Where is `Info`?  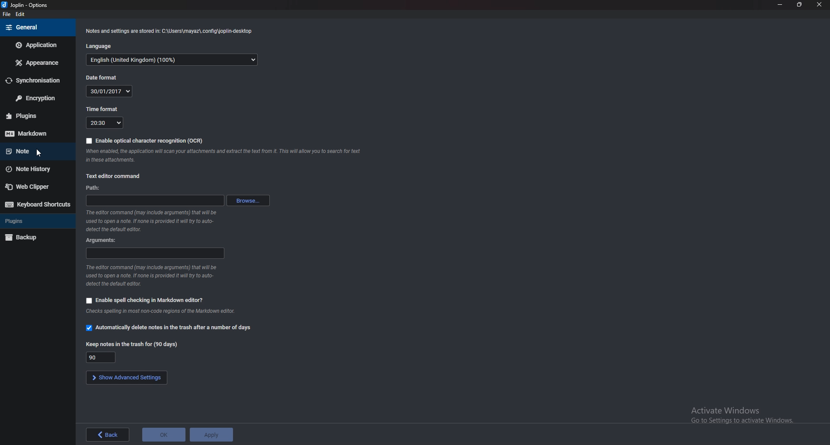
Info is located at coordinates (153, 276).